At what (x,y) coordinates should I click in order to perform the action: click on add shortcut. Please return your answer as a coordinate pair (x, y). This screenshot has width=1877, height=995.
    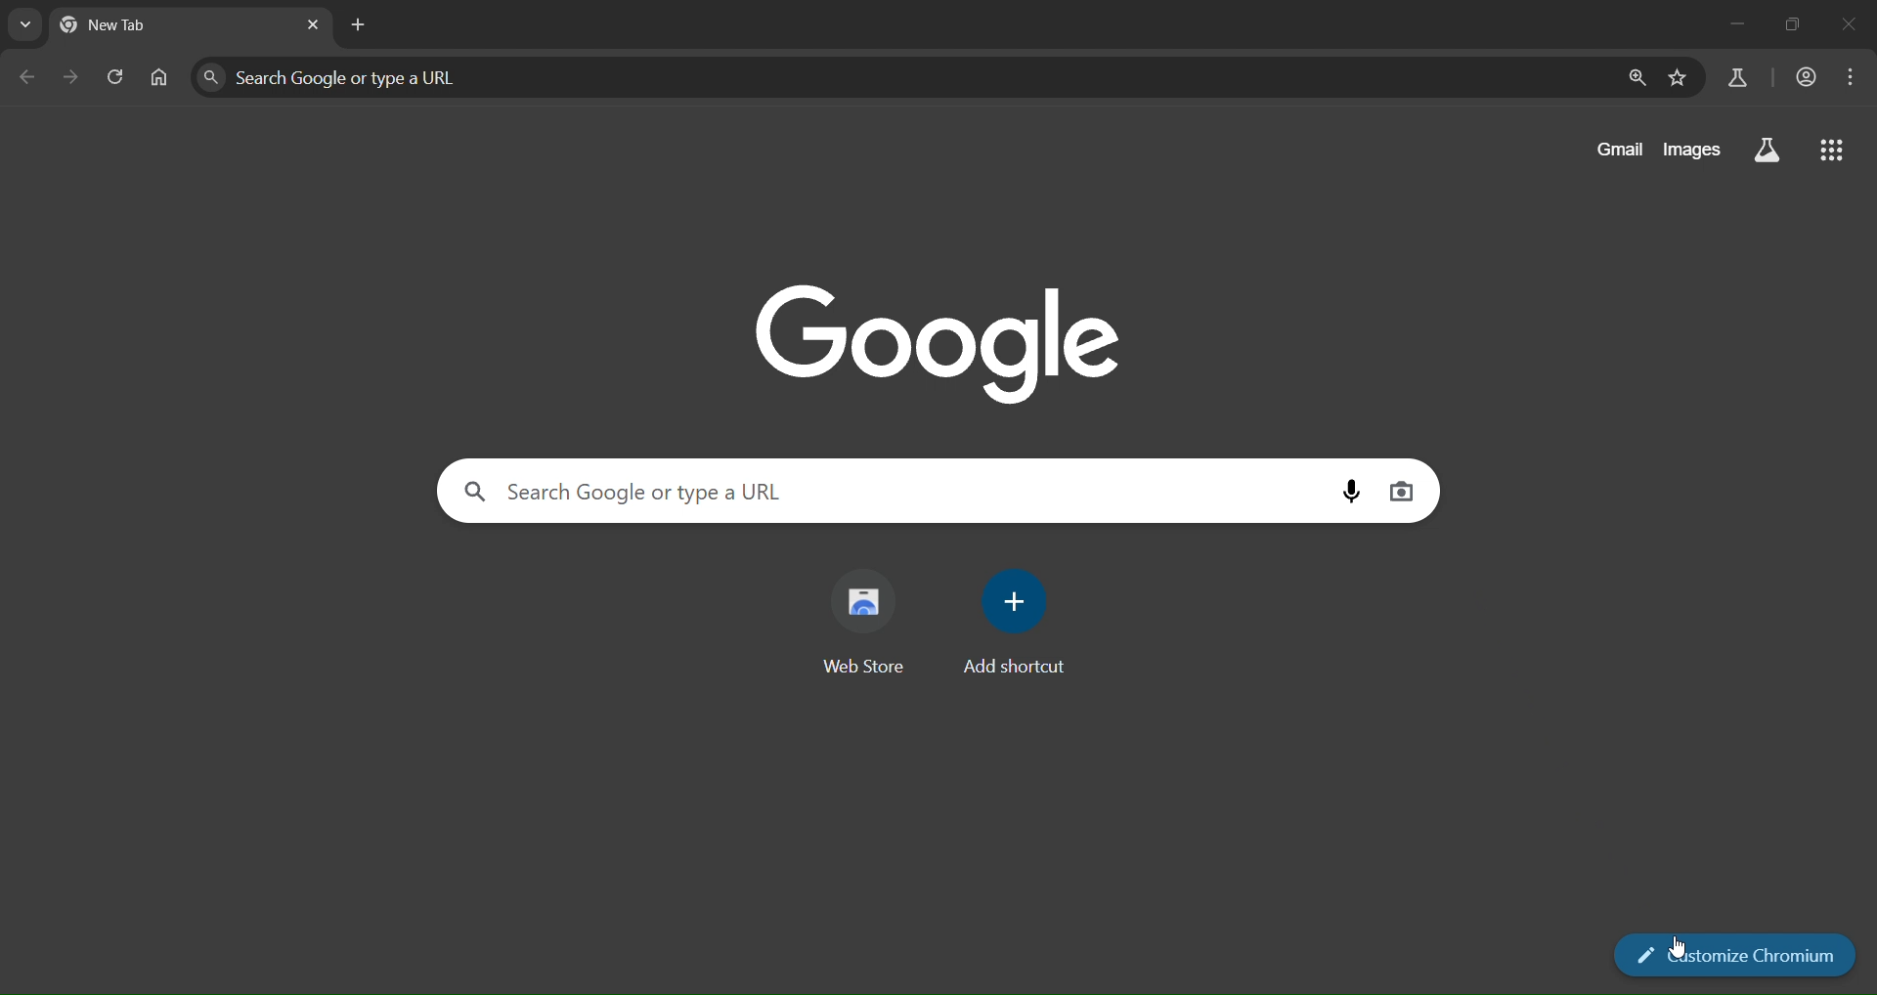
    Looking at the image, I should click on (1020, 619).